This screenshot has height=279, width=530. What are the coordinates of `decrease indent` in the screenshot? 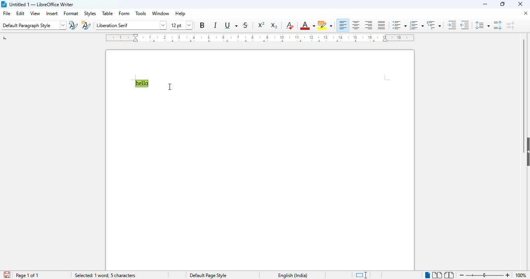 It's located at (464, 25).